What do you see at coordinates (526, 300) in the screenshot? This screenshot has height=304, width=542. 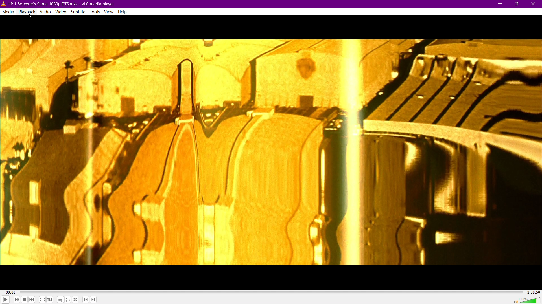 I see `Volume 100%` at bounding box center [526, 300].